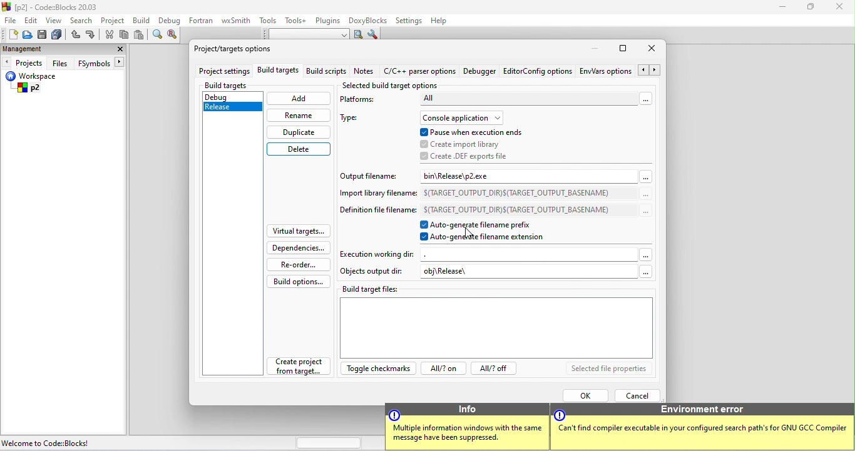  Describe the element at coordinates (115, 21) in the screenshot. I see `project` at that location.